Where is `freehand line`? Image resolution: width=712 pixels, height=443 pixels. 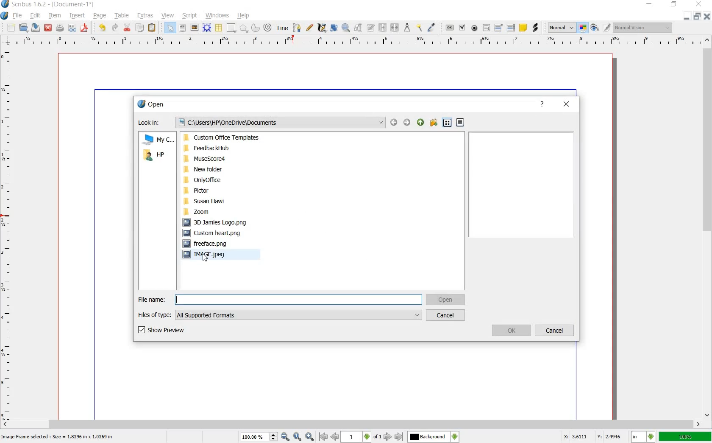 freehand line is located at coordinates (310, 28).